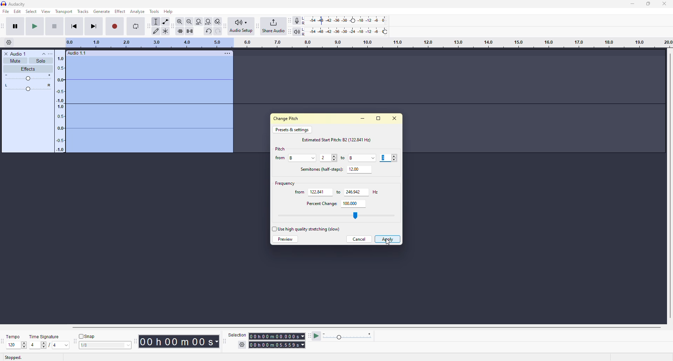 The height and width of the screenshot is (361, 673). What do you see at coordinates (140, 105) in the screenshot?
I see `audio` at bounding box center [140, 105].